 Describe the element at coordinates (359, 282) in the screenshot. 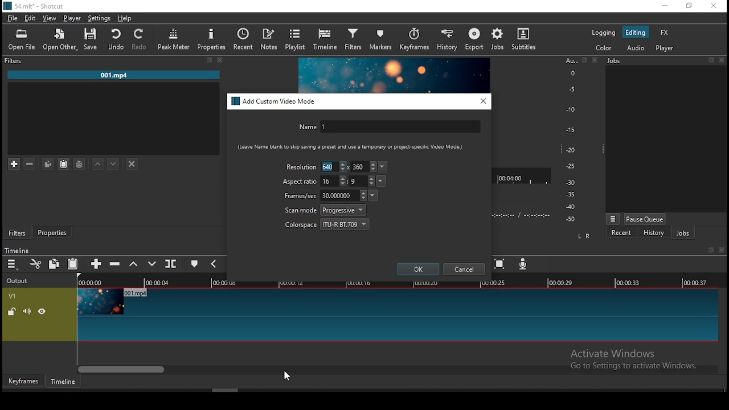

I see `00:00:16` at that location.